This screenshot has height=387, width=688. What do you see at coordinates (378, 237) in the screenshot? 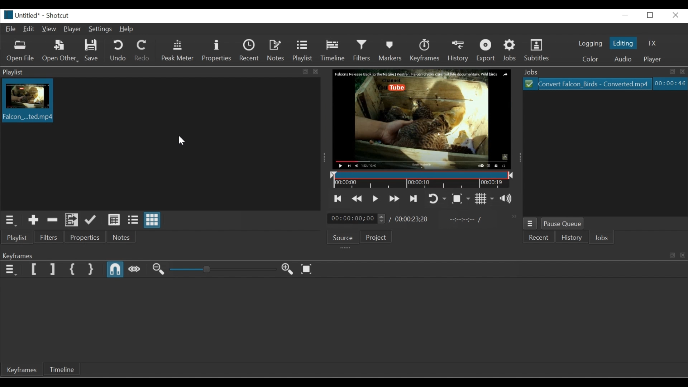
I see `Project` at bounding box center [378, 237].